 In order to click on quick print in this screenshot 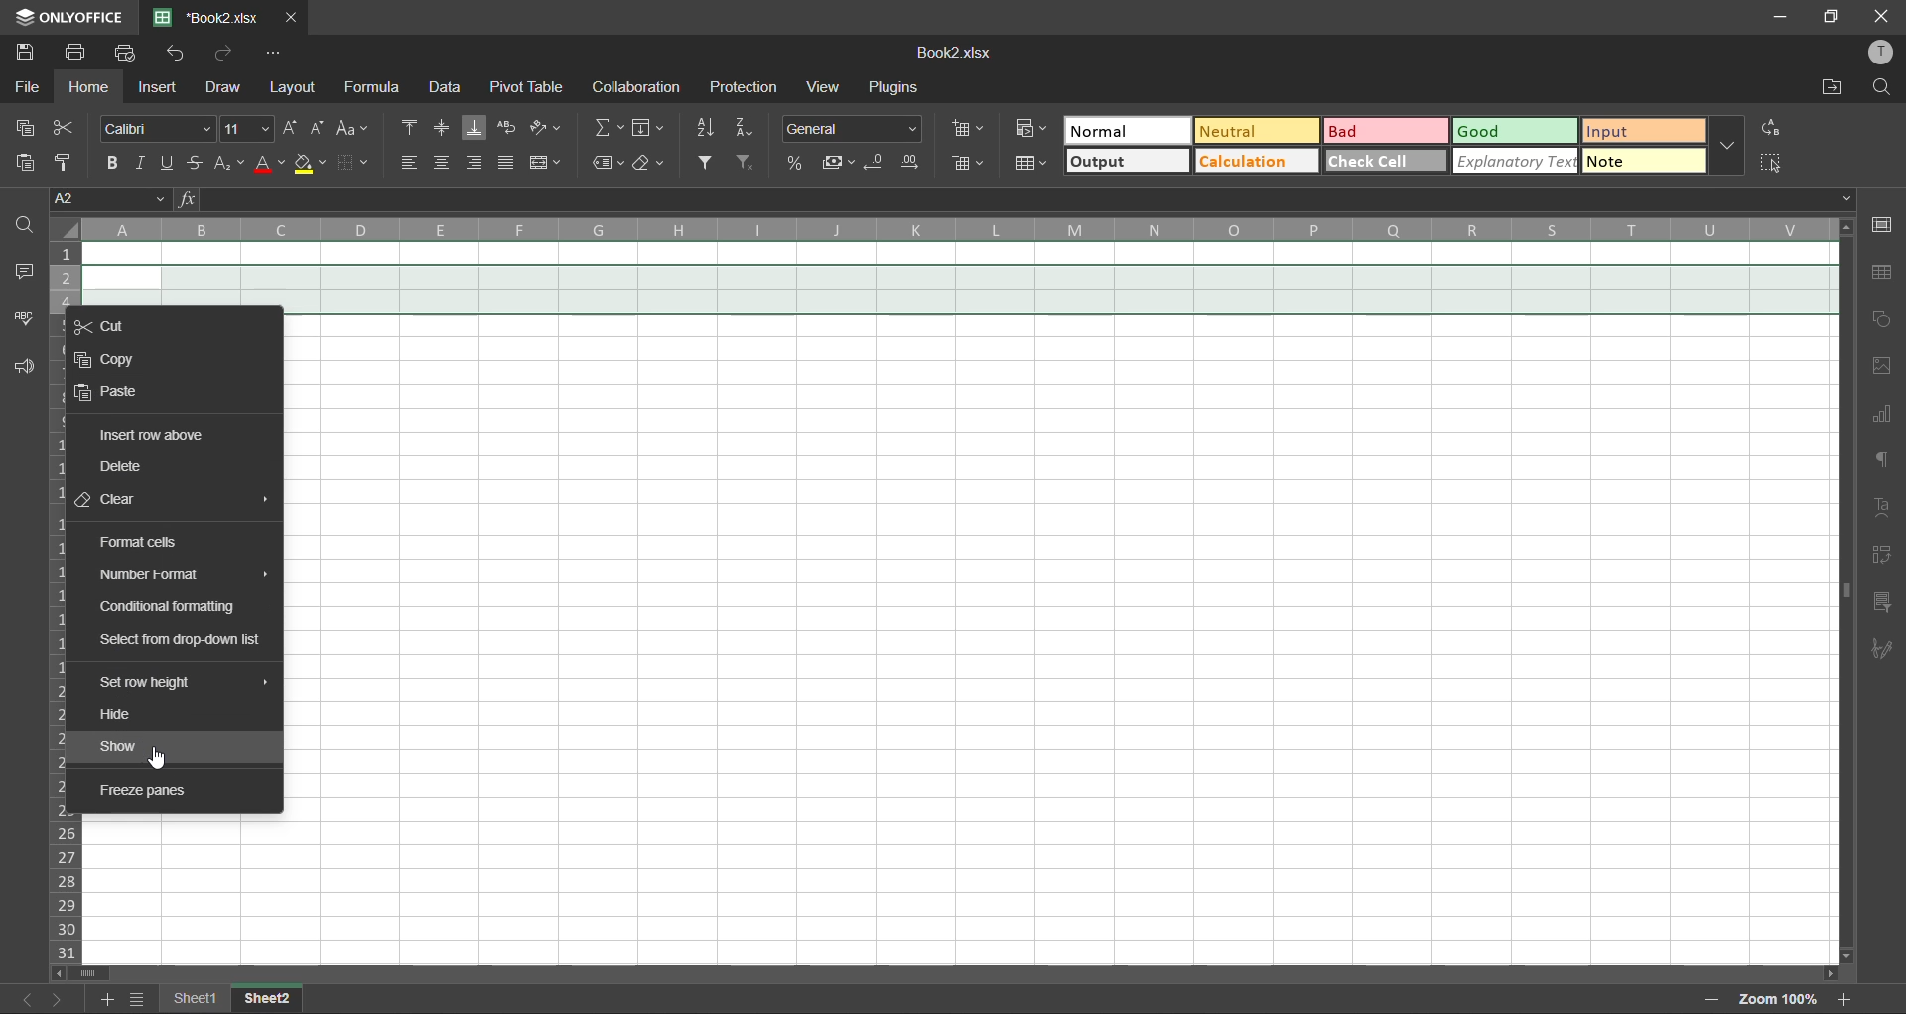, I will do `click(134, 54)`.